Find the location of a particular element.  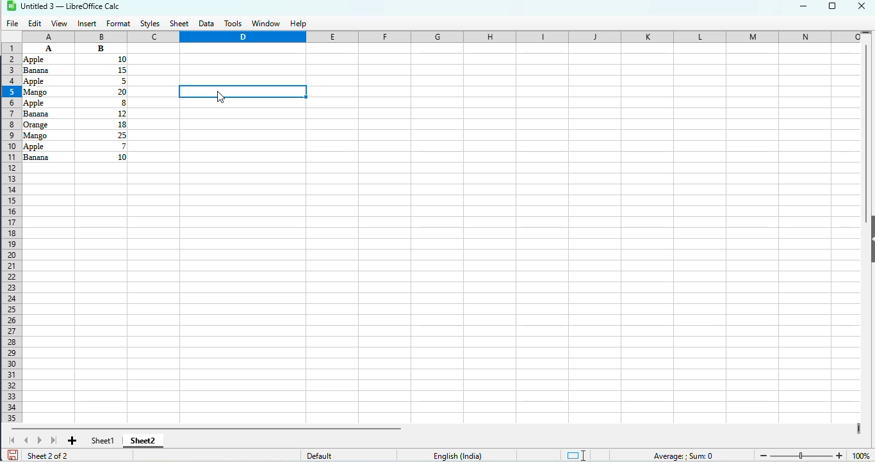

formula is located at coordinates (683, 456).